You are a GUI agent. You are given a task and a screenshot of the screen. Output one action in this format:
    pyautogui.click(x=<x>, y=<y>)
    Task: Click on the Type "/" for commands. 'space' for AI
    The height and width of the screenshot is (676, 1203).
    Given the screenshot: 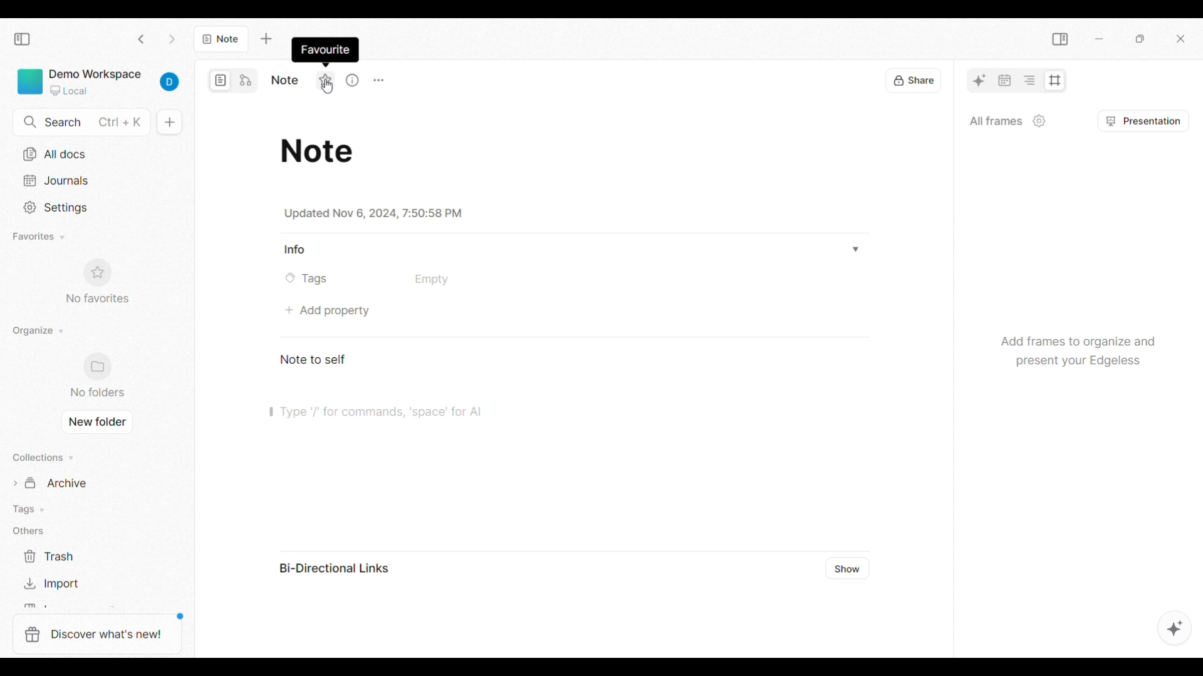 What is the action you would take?
    pyautogui.click(x=430, y=412)
    